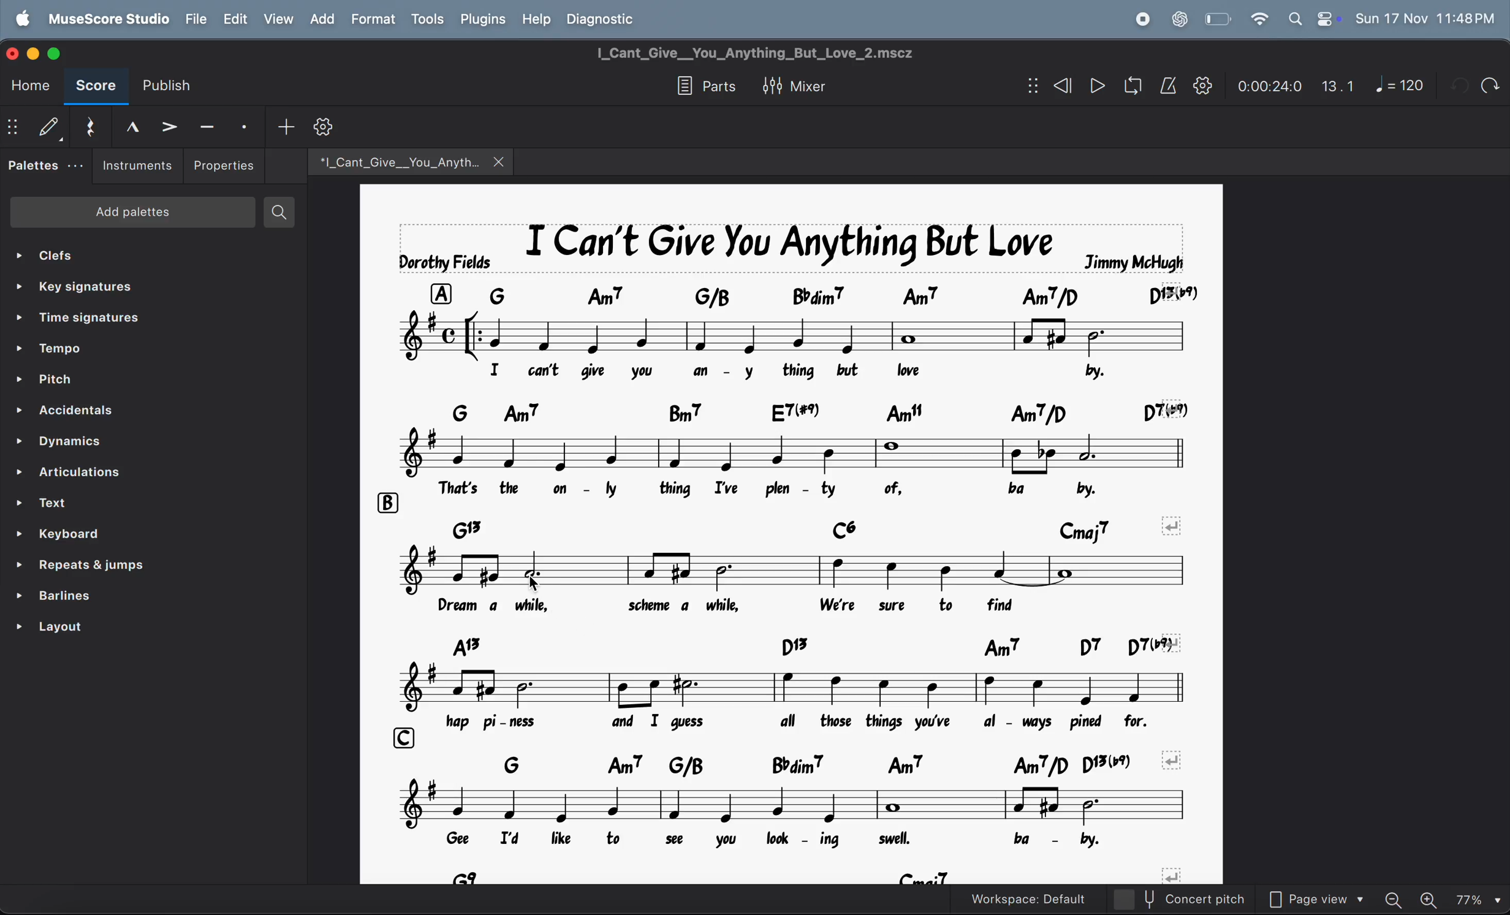 This screenshot has width=1510, height=915. I want to click on lyrics, so click(796, 724).